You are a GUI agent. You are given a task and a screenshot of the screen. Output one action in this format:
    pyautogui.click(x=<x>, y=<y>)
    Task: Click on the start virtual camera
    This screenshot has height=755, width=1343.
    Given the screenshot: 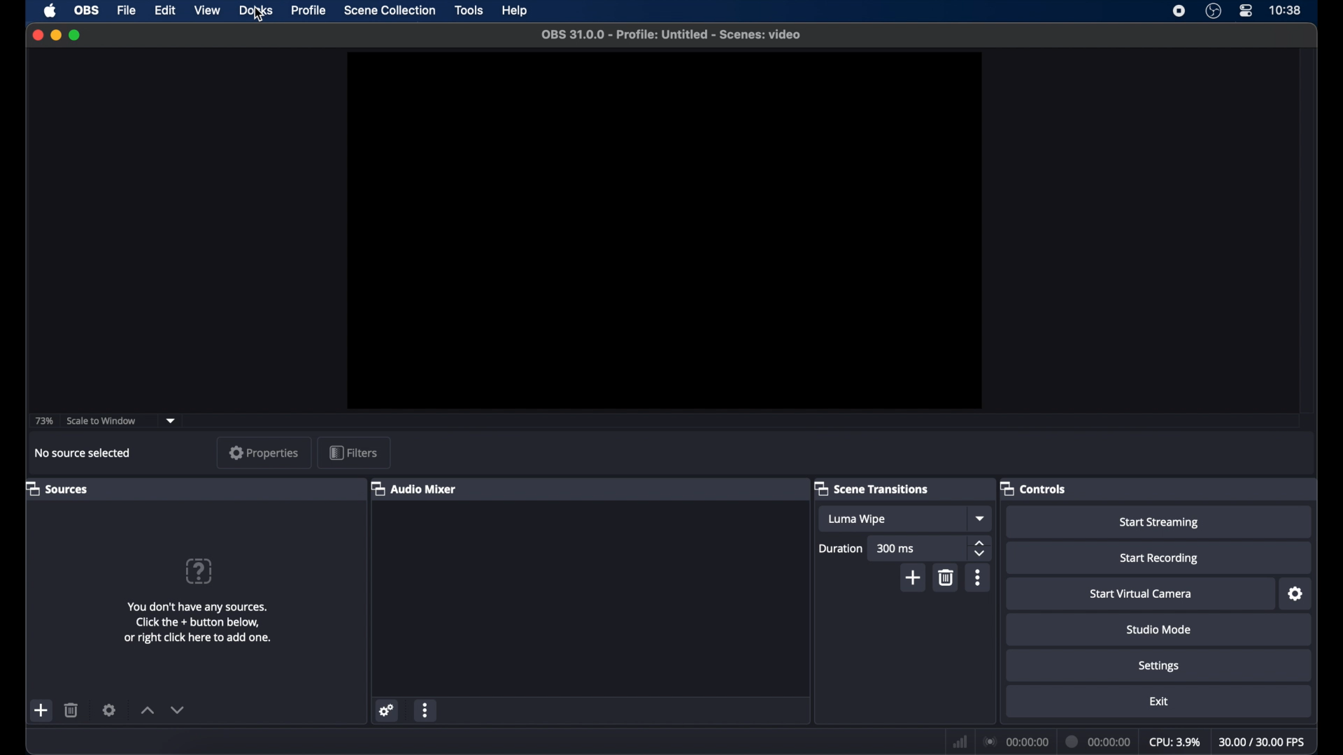 What is the action you would take?
    pyautogui.click(x=1142, y=594)
    